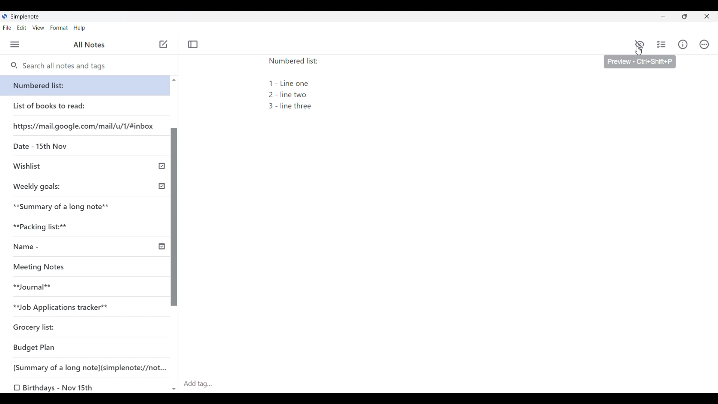 This screenshot has width=718, height=404. Describe the element at coordinates (45, 228) in the screenshot. I see `Packiacking list:**` at that location.